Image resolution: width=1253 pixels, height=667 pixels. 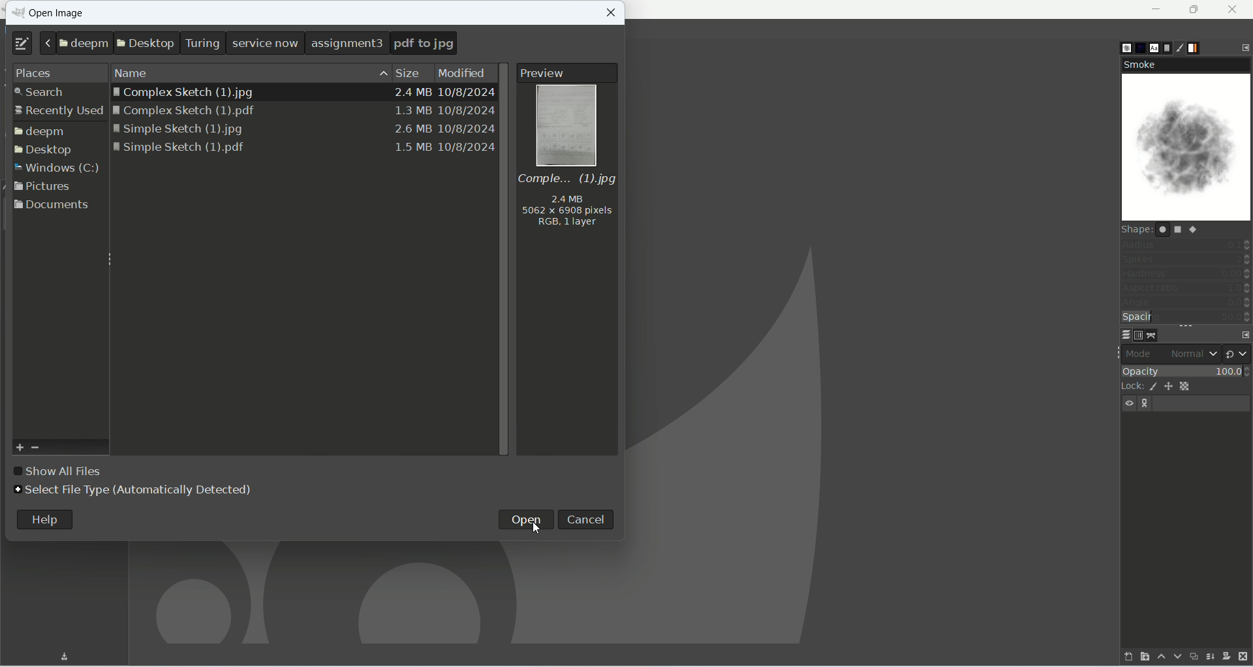 I want to click on | Complex Sketch, so click(x=305, y=95).